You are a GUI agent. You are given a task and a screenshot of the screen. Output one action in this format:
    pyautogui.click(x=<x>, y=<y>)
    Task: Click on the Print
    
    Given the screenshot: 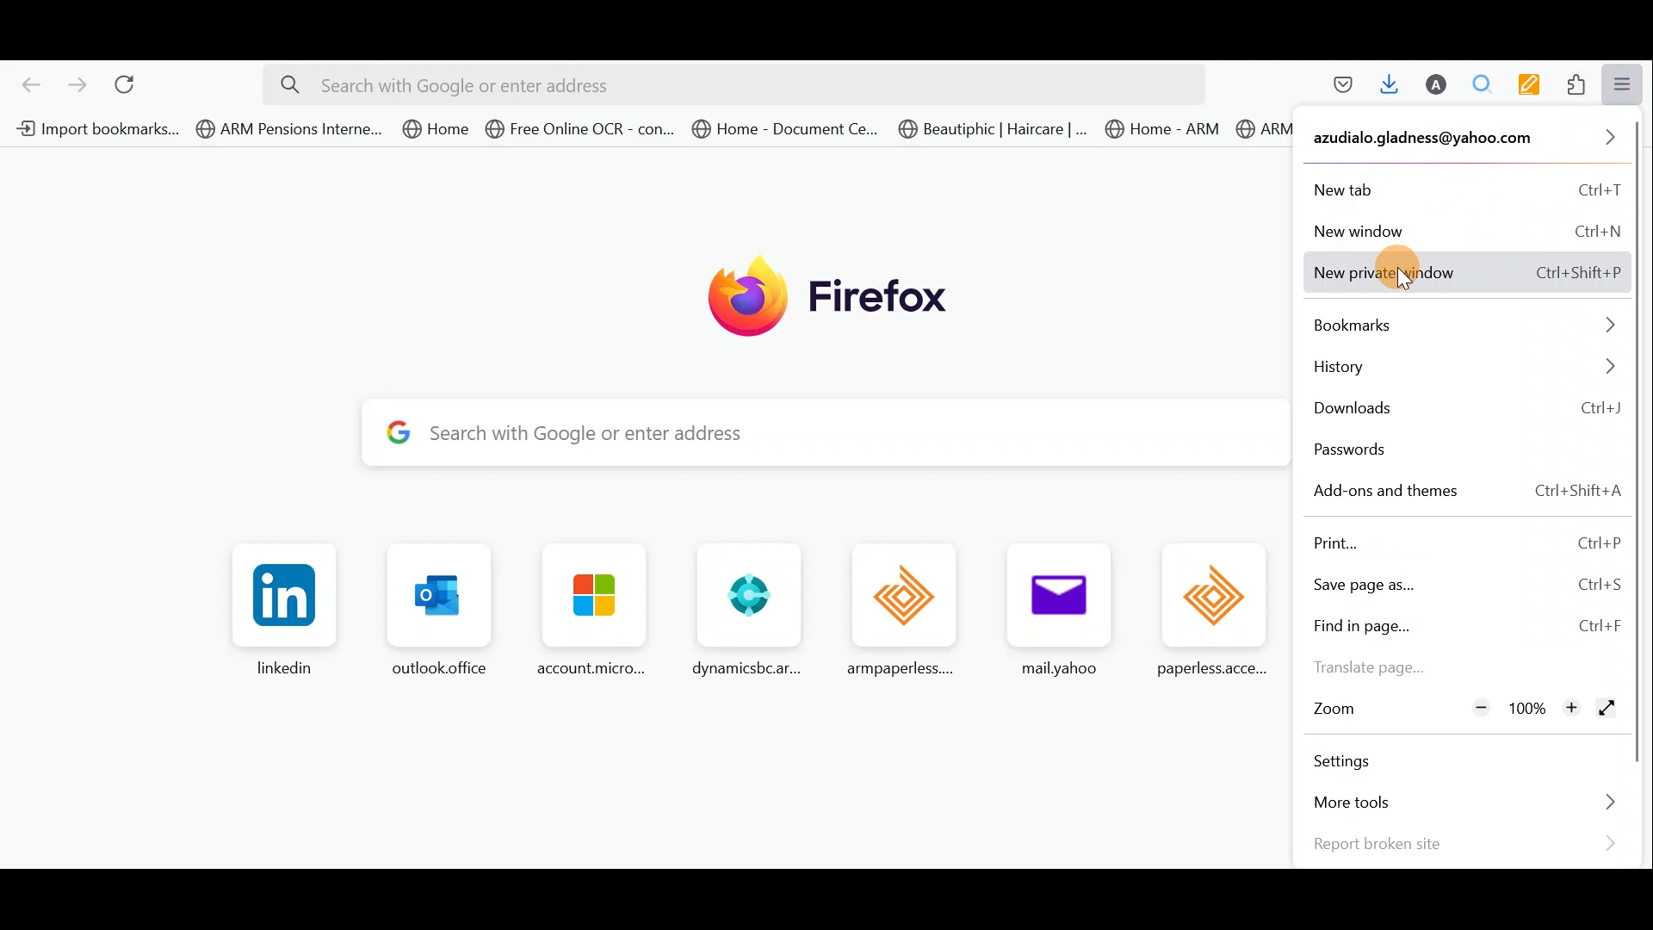 What is the action you would take?
    pyautogui.click(x=1464, y=541)
    